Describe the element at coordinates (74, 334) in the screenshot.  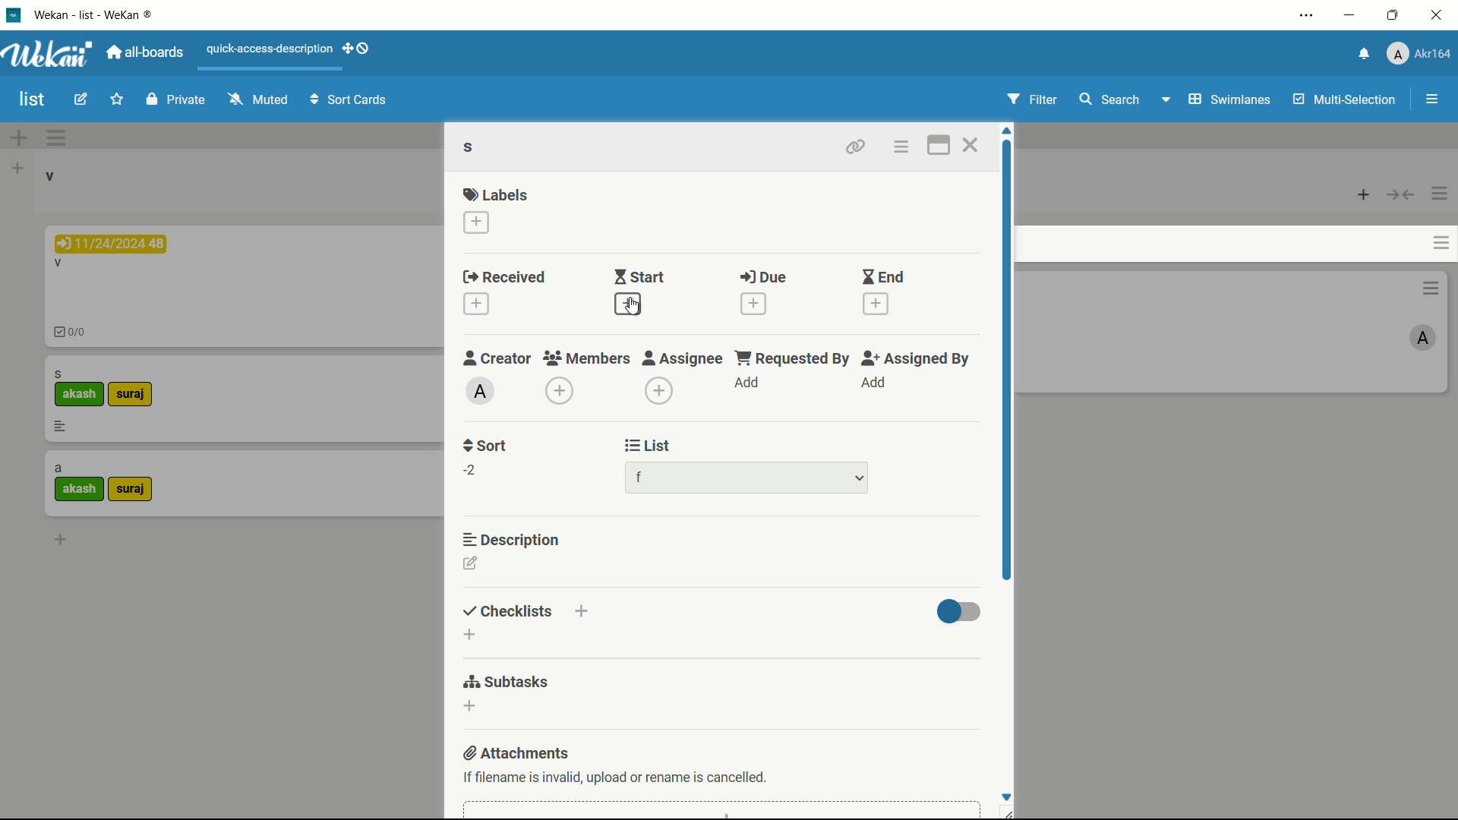
I see `checklist` at that location.